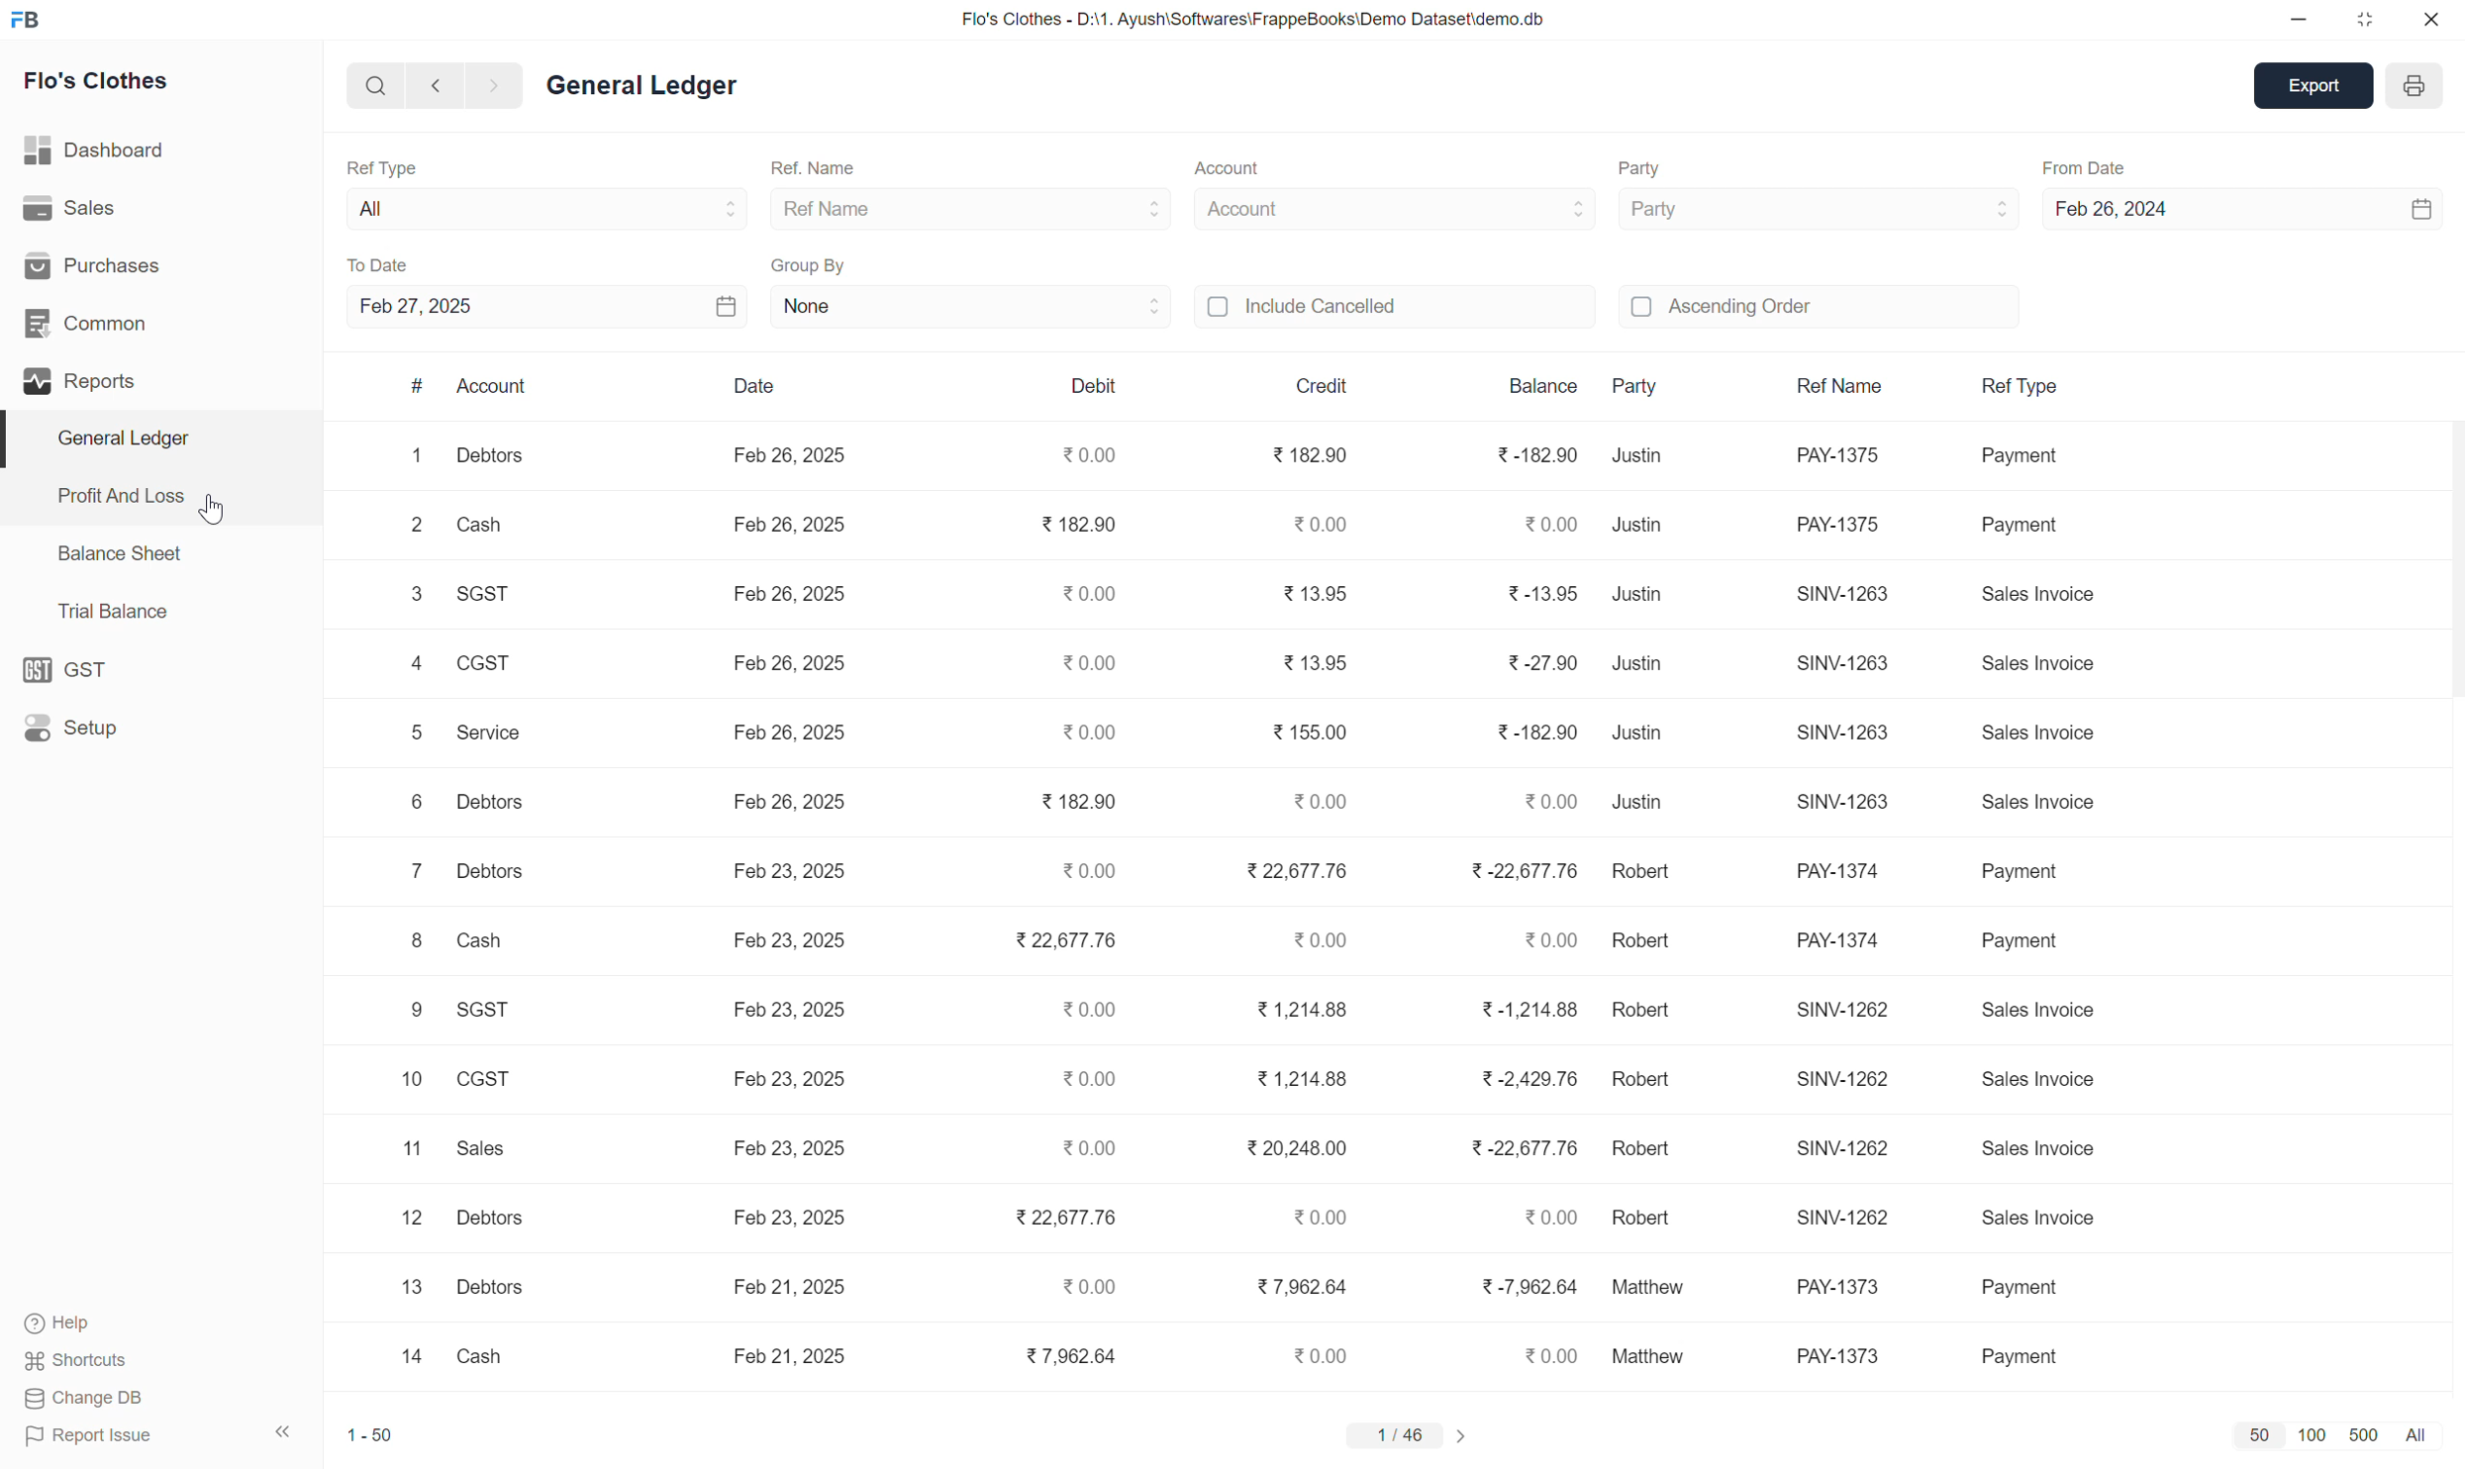 The height and width of the screenshot is (1469, 2465). What do you see at coordinates (1470, 1441) in the screenshot?
I see `> next page` at bounding box center [1470, 1441].